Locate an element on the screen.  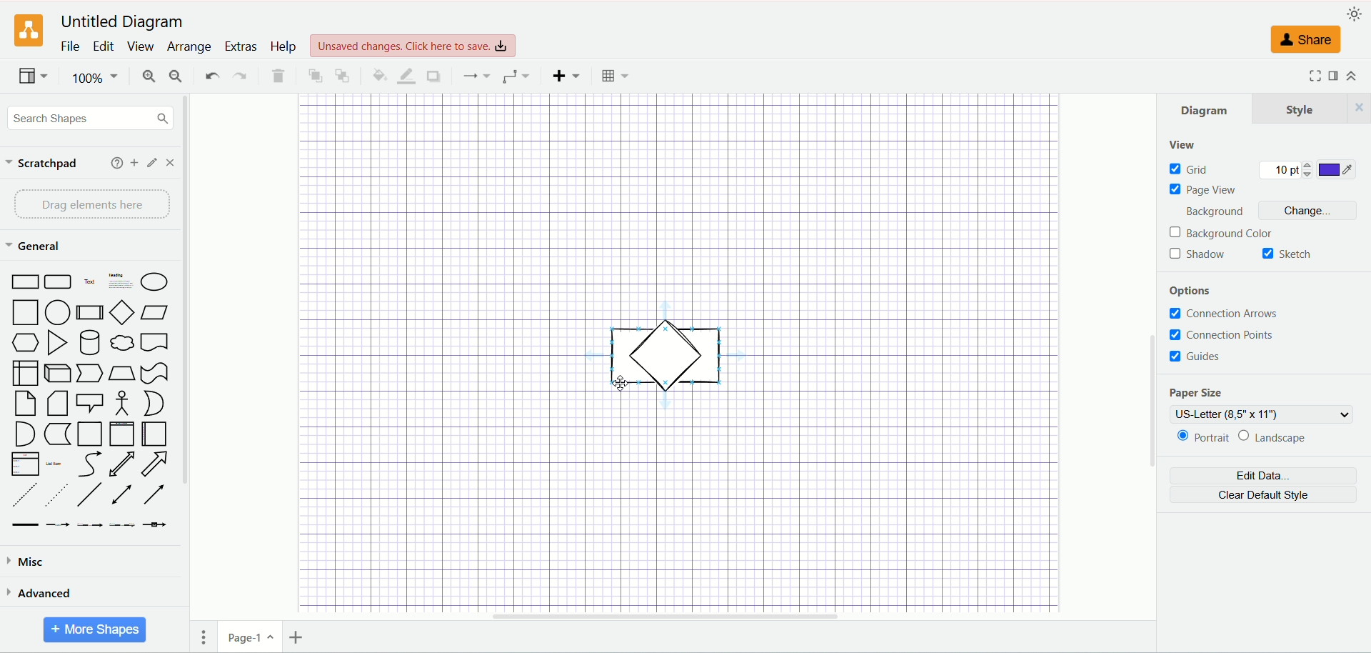
grid is located at coordinates (1199, 170).